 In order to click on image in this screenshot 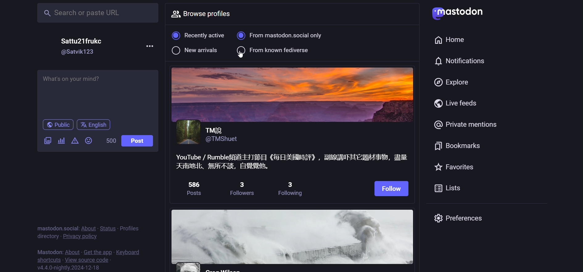, I will do `click(295, 92)`.